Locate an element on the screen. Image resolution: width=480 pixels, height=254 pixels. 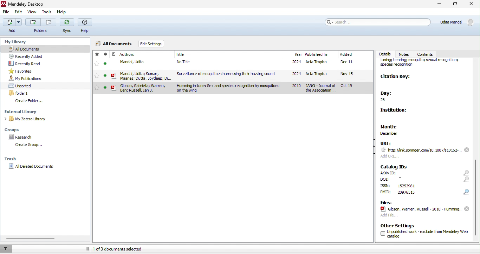
 is located at coordinates (41, 25).